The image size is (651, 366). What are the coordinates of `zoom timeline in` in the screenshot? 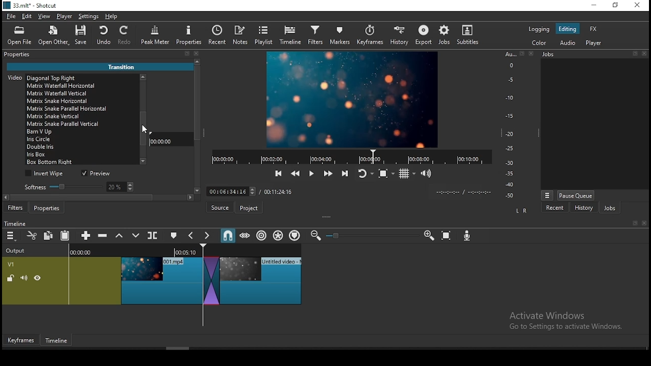 It's located at (429, 236).